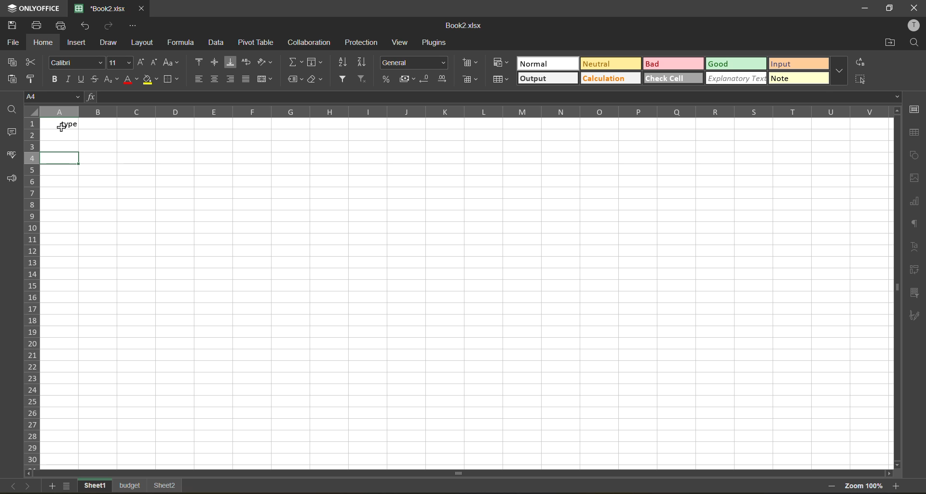  I want to click on replace, so click(860, 65).